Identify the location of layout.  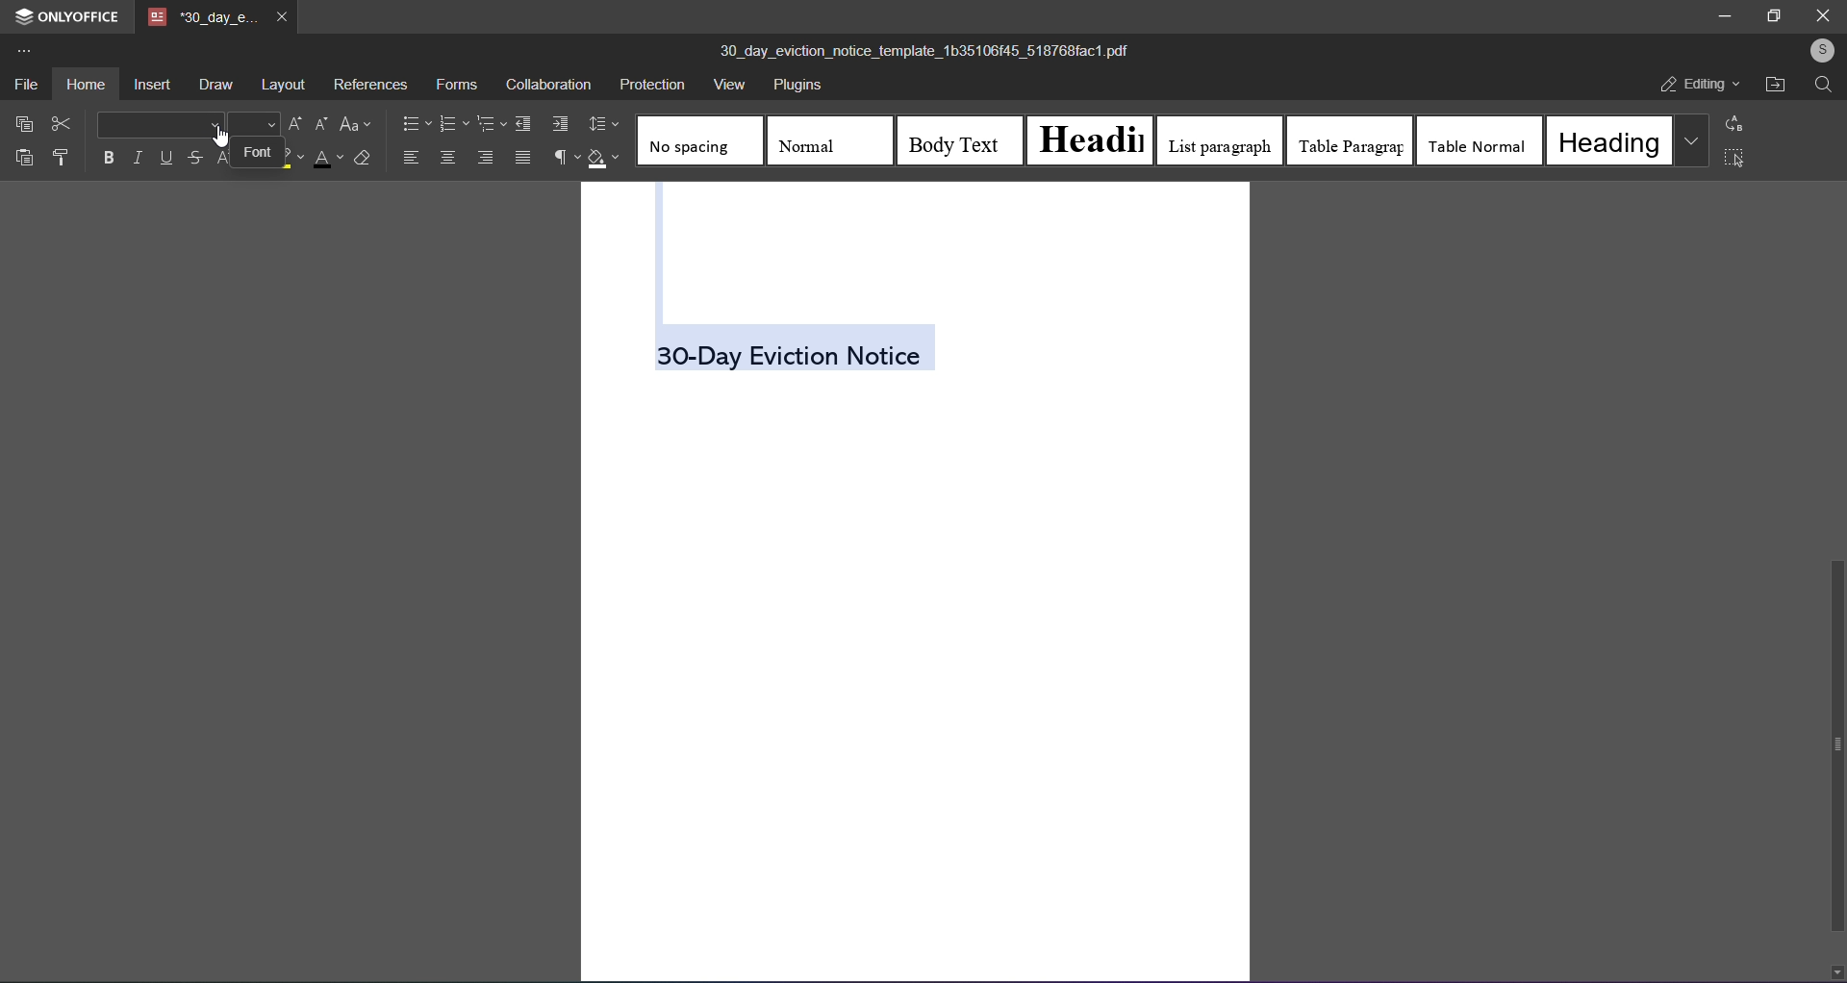
(281, 86).